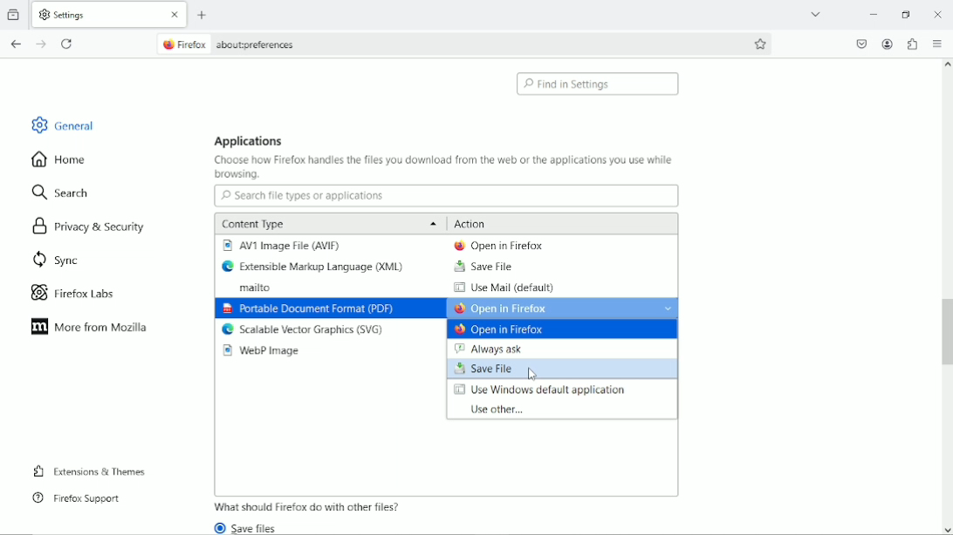 The width and height of the screenshot is (953, 535). Describe the element at coordinates (285, 246) in the screenshot. I see `AV1 Image File` at that location.